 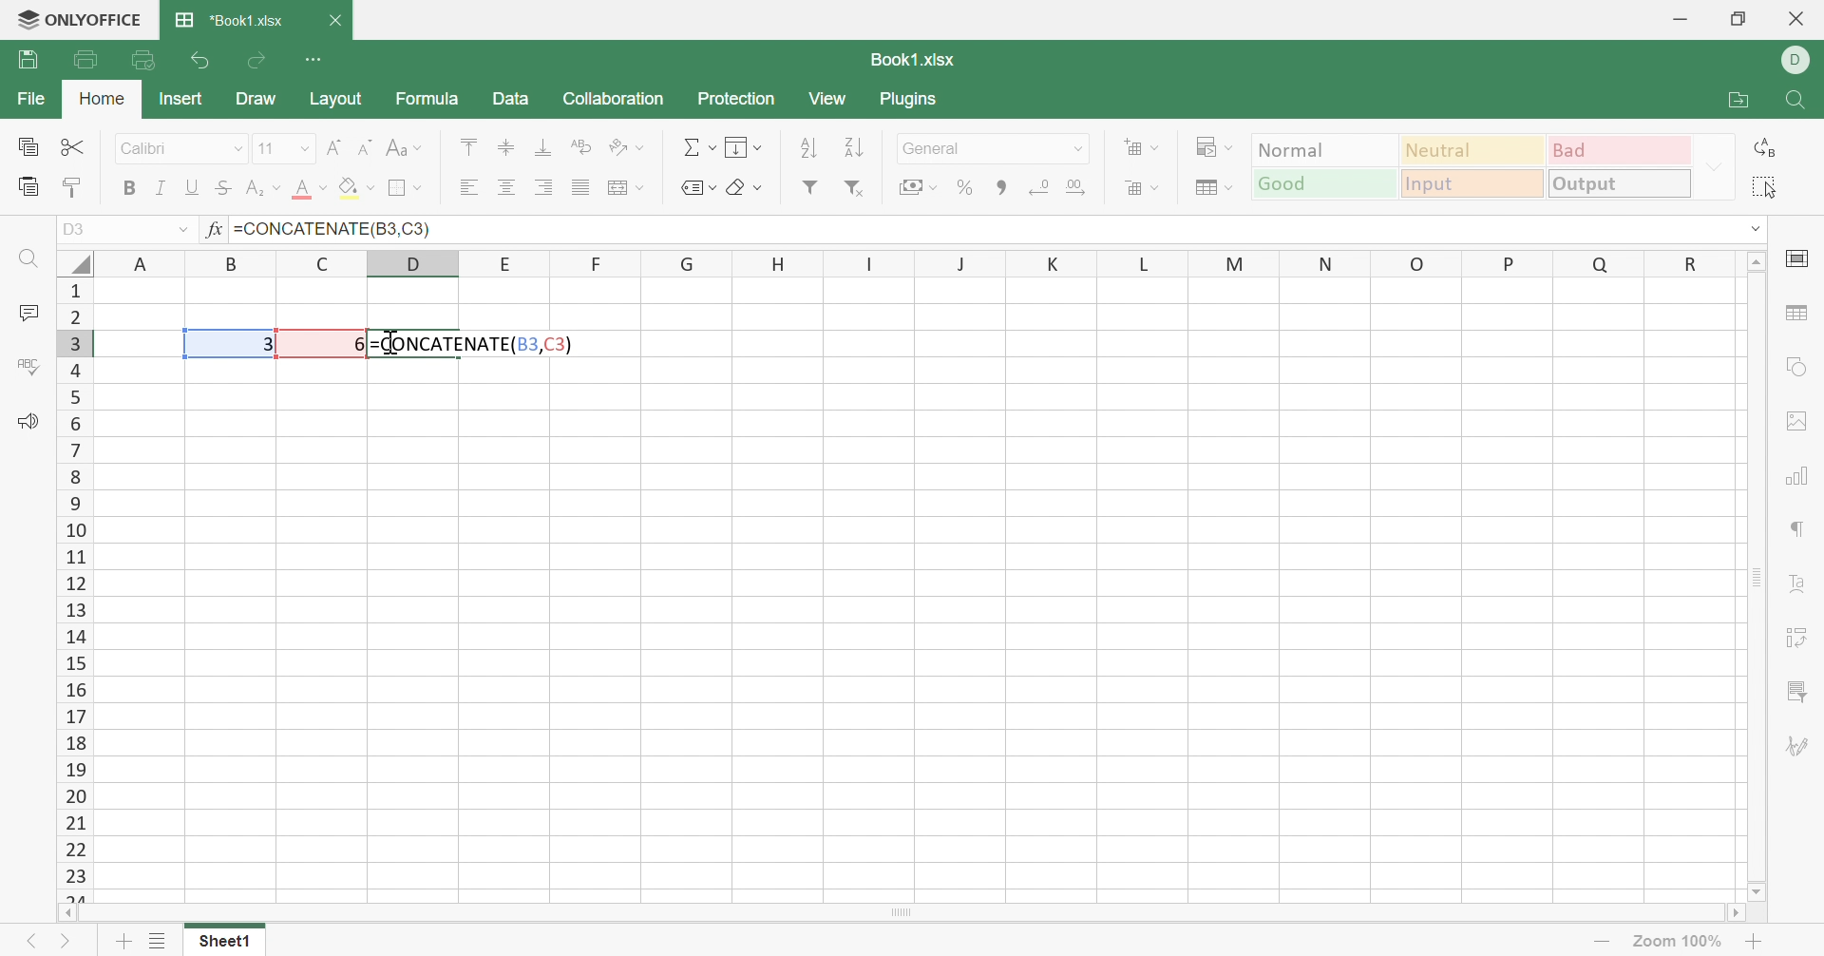 I want to click on DELL, so click(x=1798, y=58).